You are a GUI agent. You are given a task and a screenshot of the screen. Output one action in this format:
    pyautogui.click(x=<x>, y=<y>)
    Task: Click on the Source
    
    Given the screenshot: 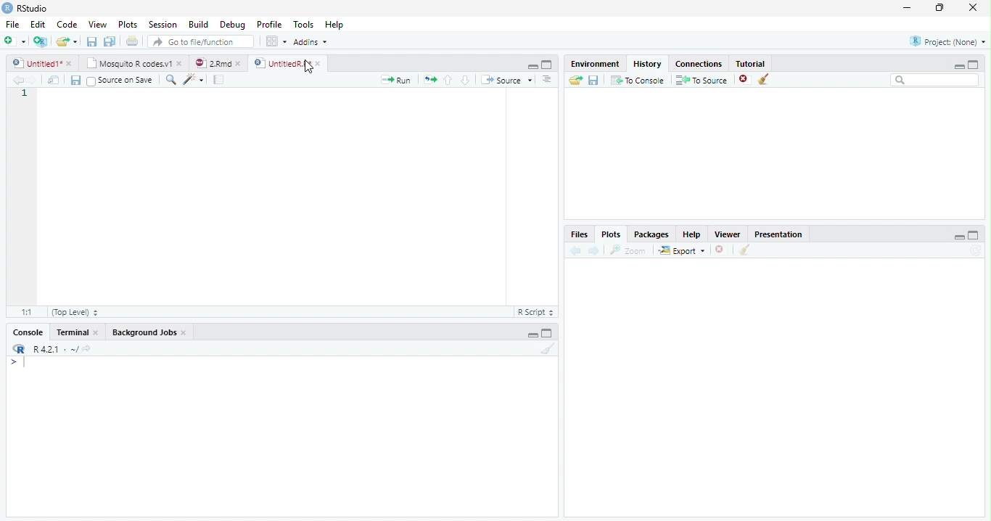 What is the action you would take?
    pyautogui.click(x=508, y=81)
    